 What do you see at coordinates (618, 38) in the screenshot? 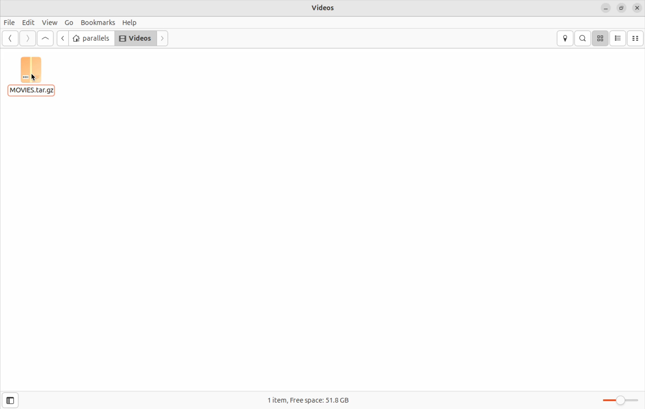
I see `list view` at bounding box center [618, 38].